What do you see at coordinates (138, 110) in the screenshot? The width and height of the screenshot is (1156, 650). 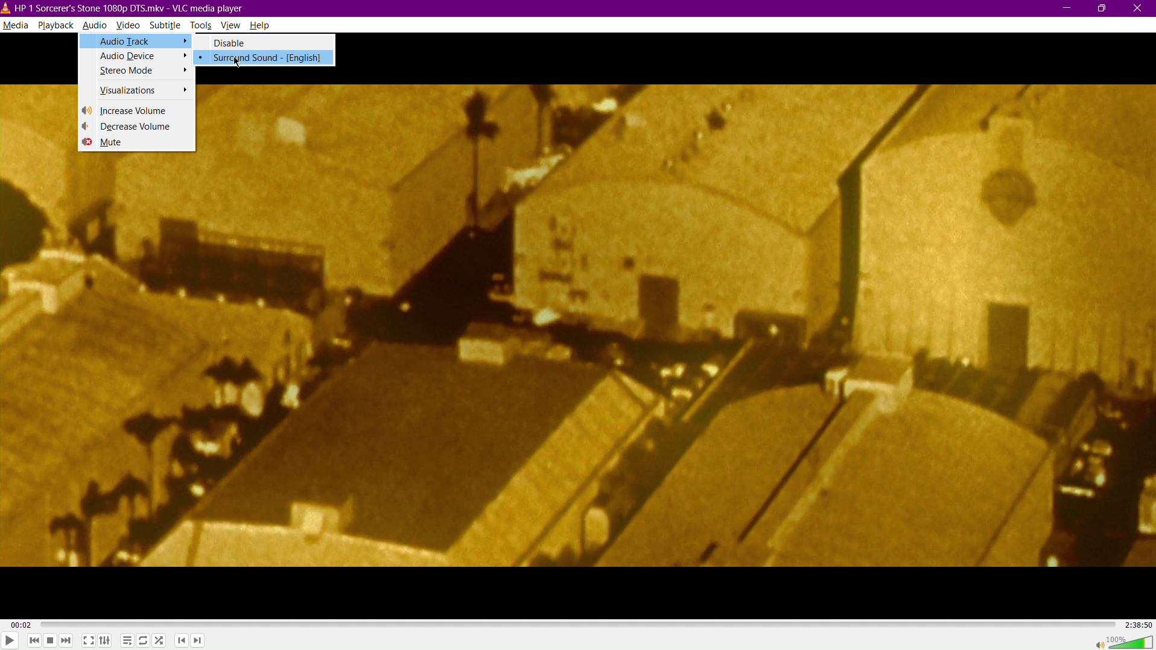 I see `Increase Volume` at bounding box center [138, 110].